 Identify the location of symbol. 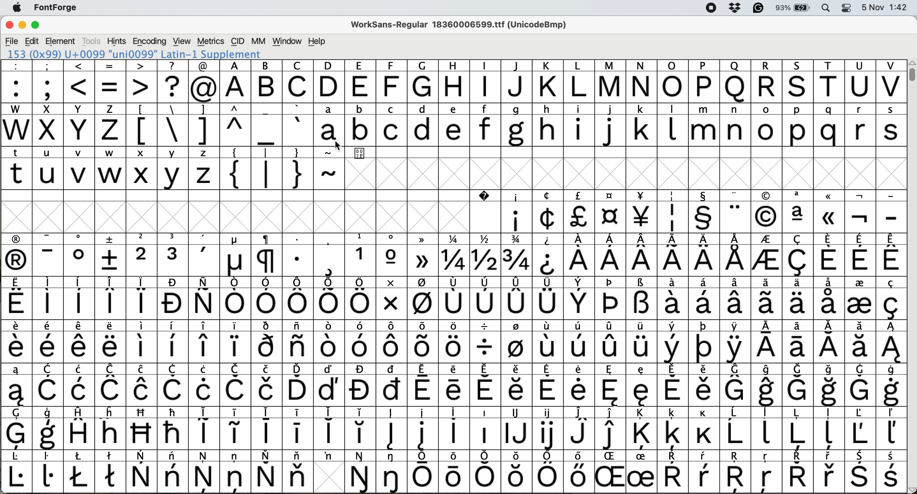
(48, 471).